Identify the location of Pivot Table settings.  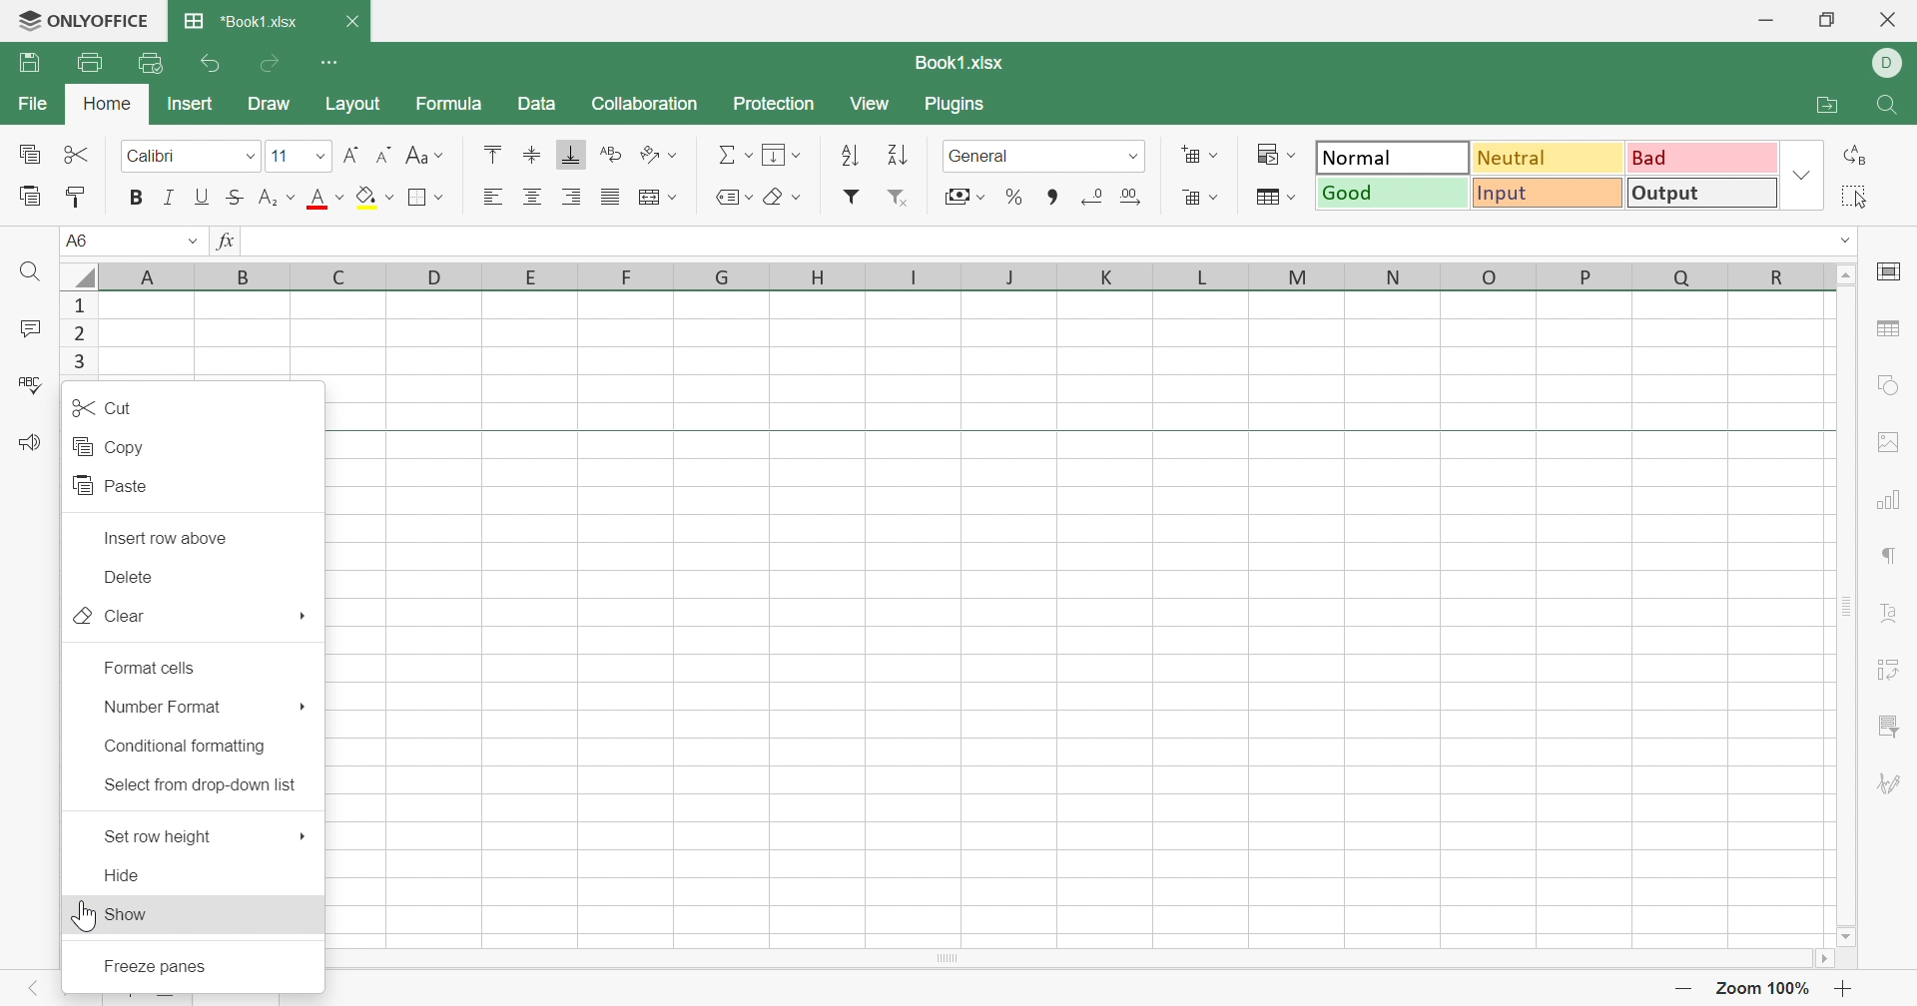
(1891, 671).